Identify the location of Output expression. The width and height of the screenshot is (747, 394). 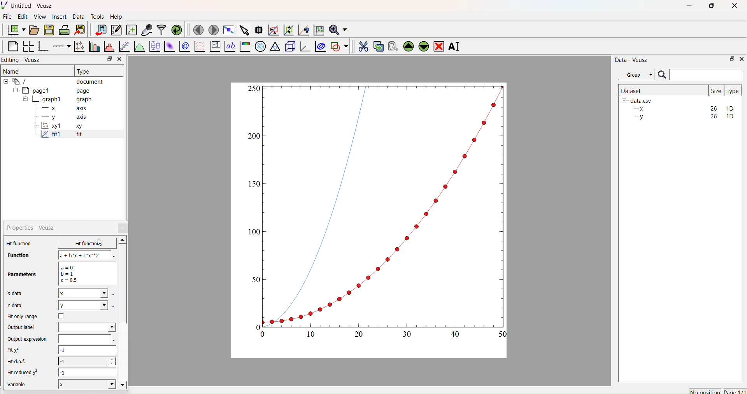
(30, 339).